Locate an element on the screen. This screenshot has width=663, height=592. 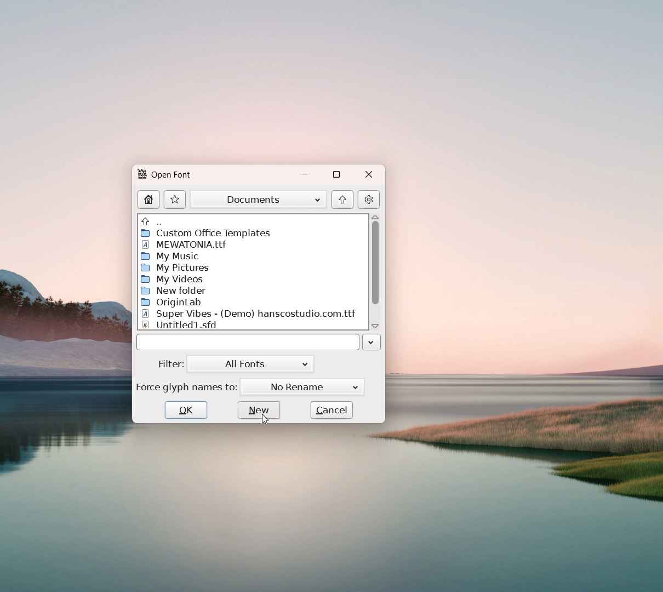
scroll up is located at coordinates (375, 216).